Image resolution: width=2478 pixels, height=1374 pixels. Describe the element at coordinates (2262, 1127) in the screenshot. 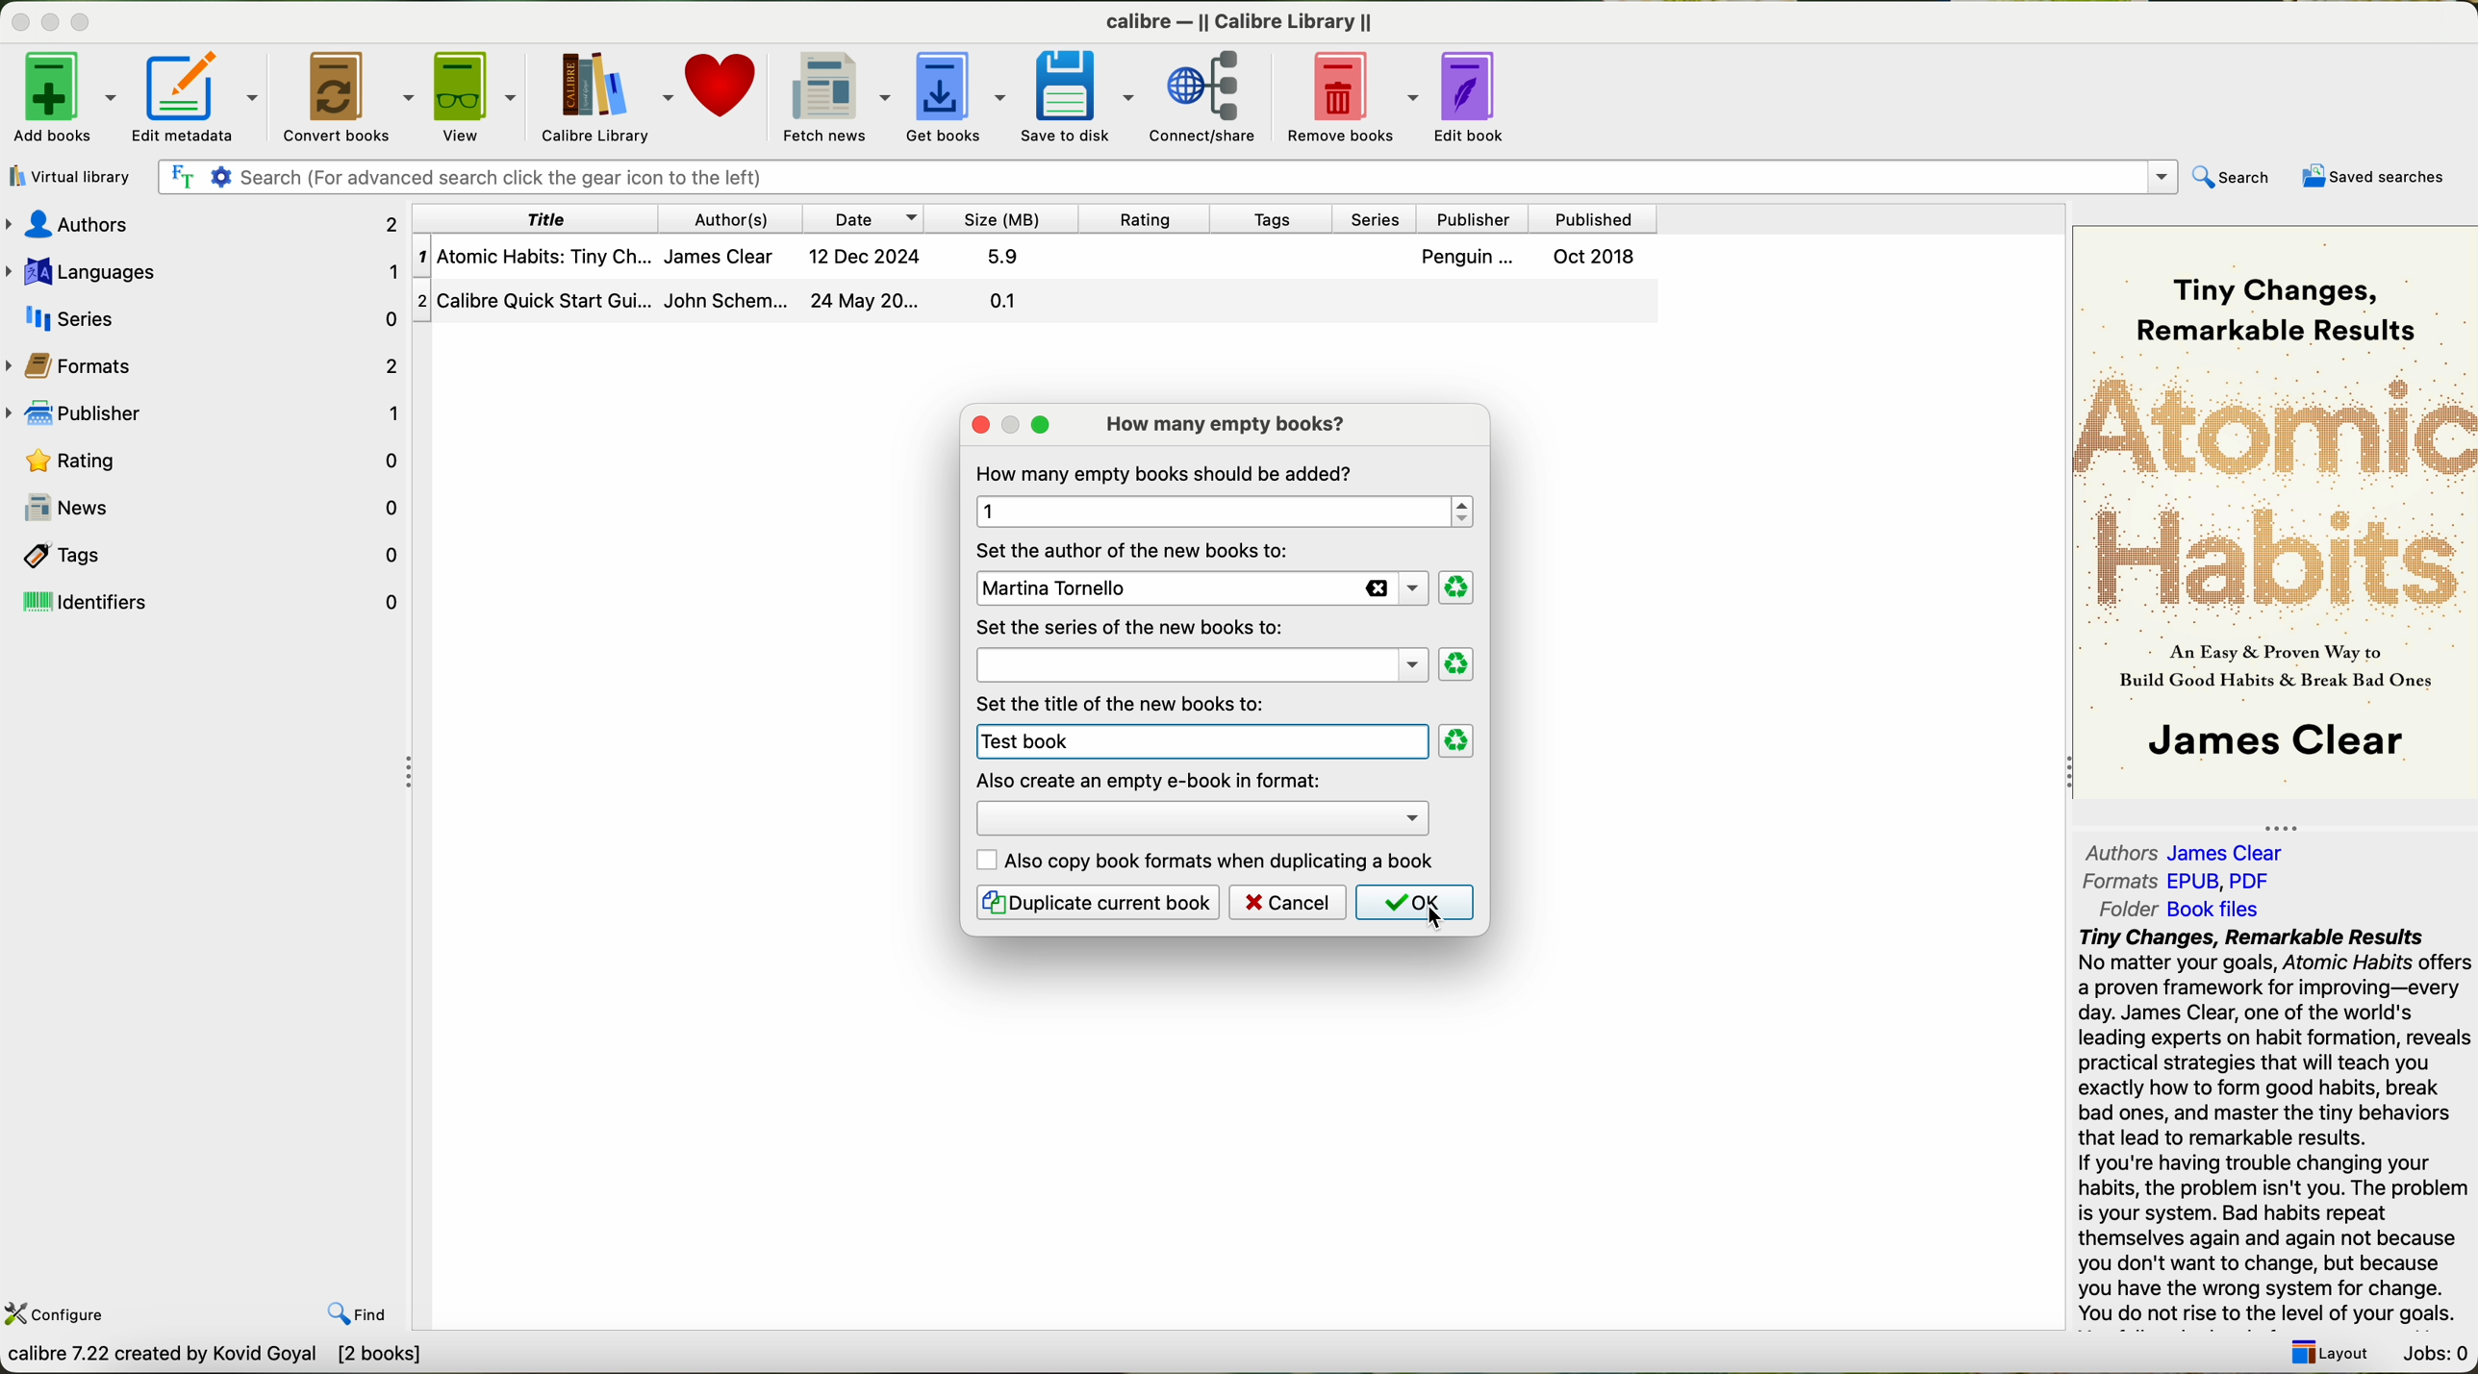

I see `try changes remarkable results no matter your goals ,Atomic Habits offers a proven framework for improvity every day ,James Clear one of the word's leading expert on habit formation reveals practice startegies that will teach you howto form break bad ones and improve tiny beahbviors turn in ramarkable results.you do not rise to the level of your goals.` at that location.